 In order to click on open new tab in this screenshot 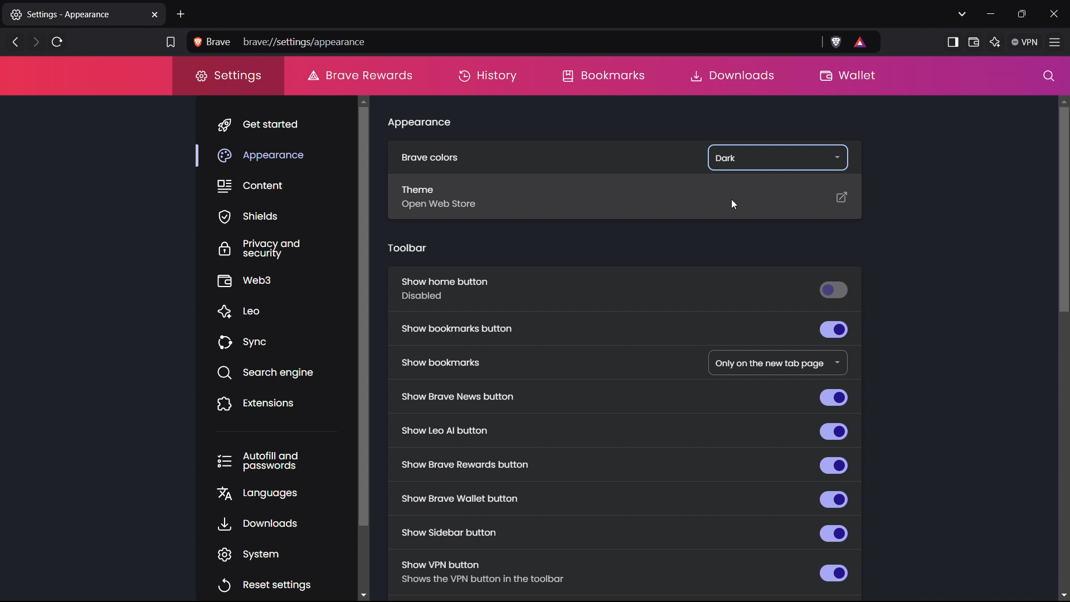, I will do `click(181, 15)`.